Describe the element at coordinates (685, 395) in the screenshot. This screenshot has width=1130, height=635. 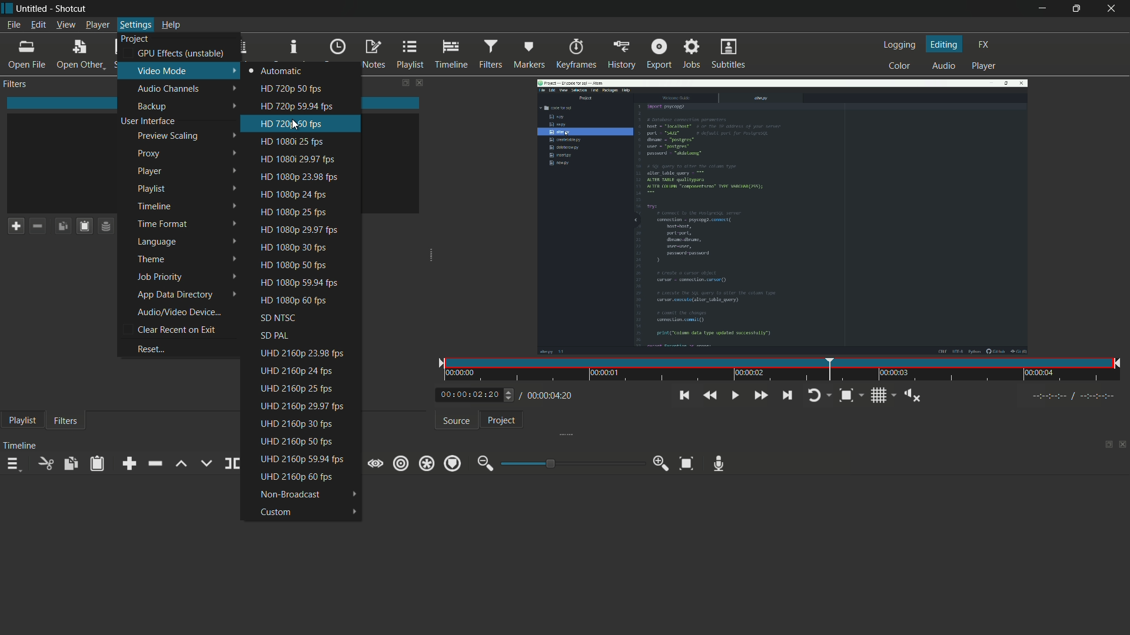
I see `skip to the previous point` at that location.